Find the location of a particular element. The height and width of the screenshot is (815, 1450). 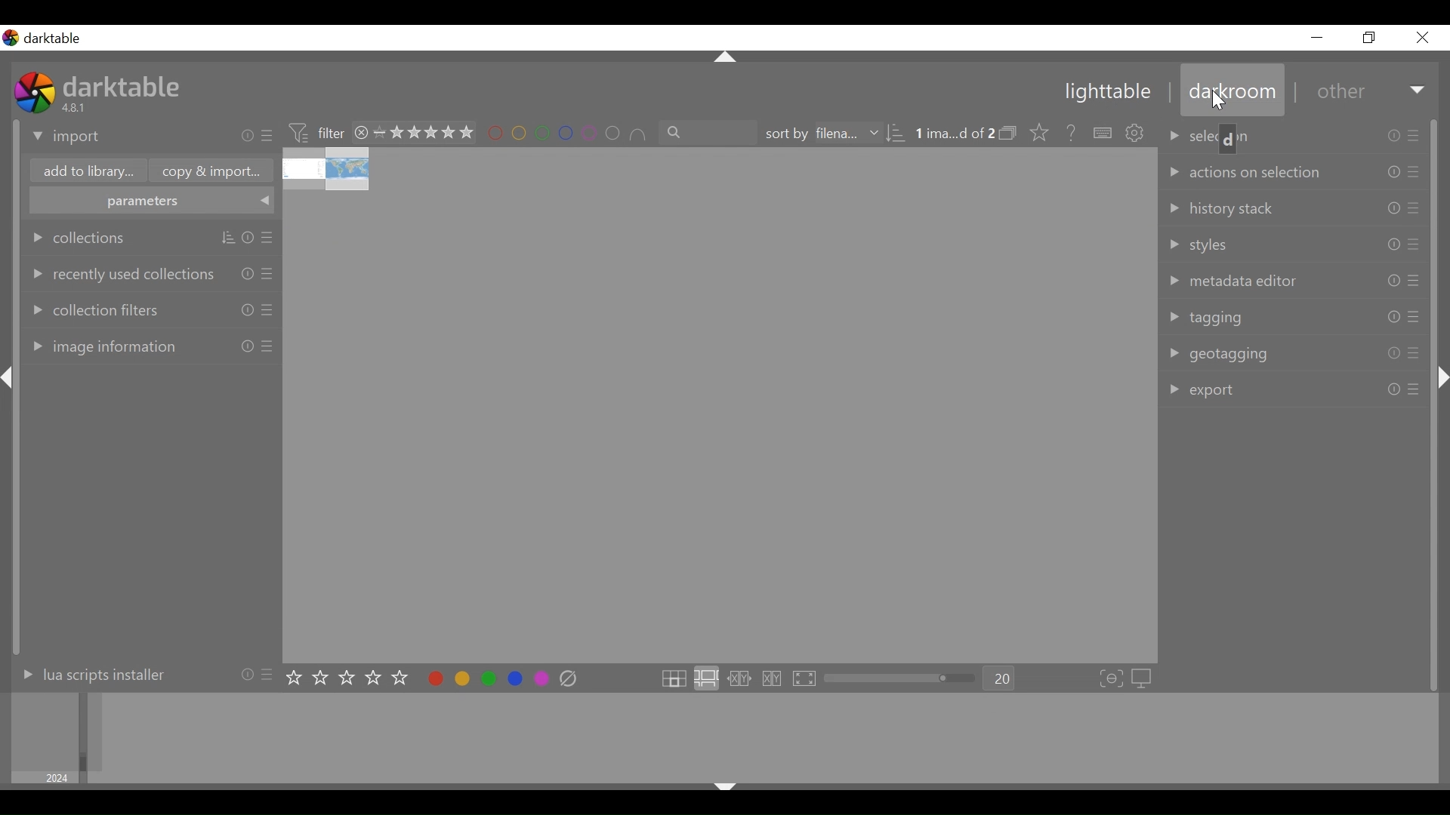

set star rating on selected image is located at coordinates (350, 678).